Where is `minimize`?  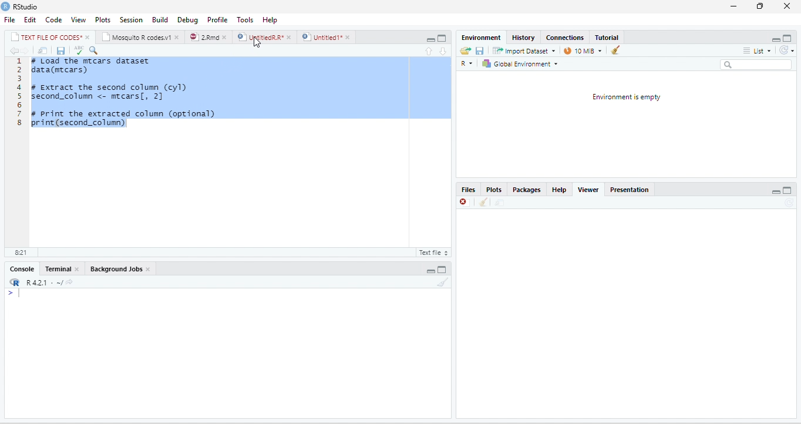 minimize is located at coordinates (432, 268).